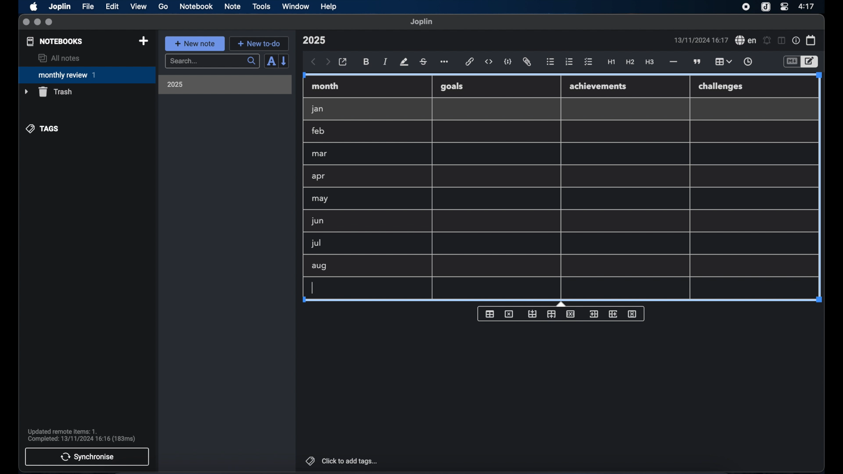 Image resolution: width=843 pixels, height=474 pixels. Describe the element at coordinates (50, 22) in the screenshot. I see `maximize` at that location.